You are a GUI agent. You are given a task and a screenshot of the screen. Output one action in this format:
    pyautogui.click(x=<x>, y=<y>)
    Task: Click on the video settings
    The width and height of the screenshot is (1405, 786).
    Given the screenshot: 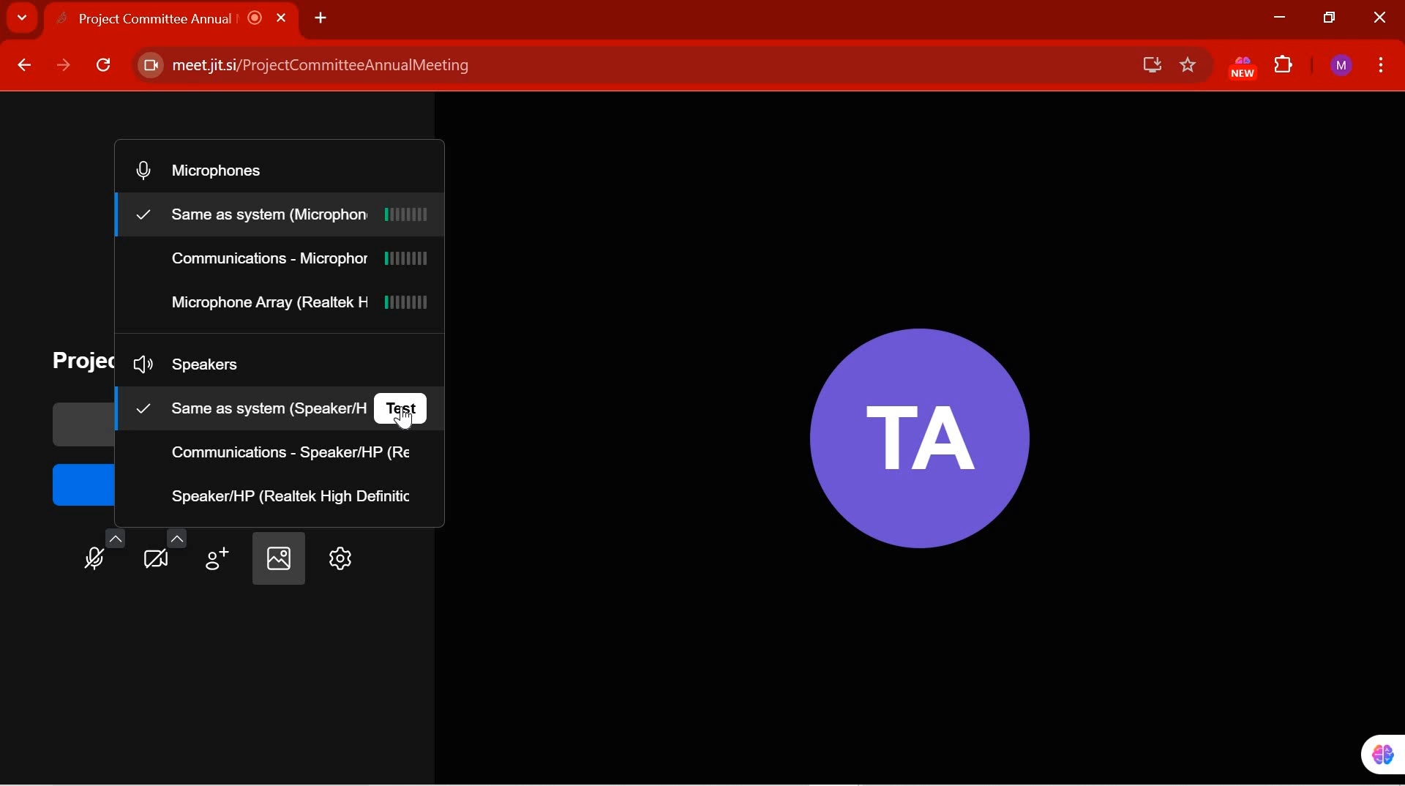 What is the action you would take?
    pyautogui.click(x=165, y=549)
    